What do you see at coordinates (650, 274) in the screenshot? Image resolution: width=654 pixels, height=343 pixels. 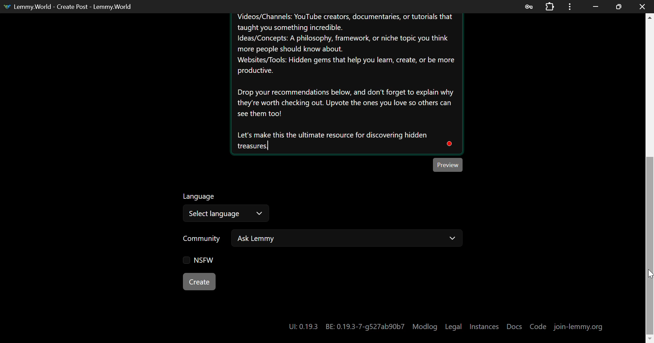 I see `MOUSE_UP Cursor Position` at bounding box center [650, 274].